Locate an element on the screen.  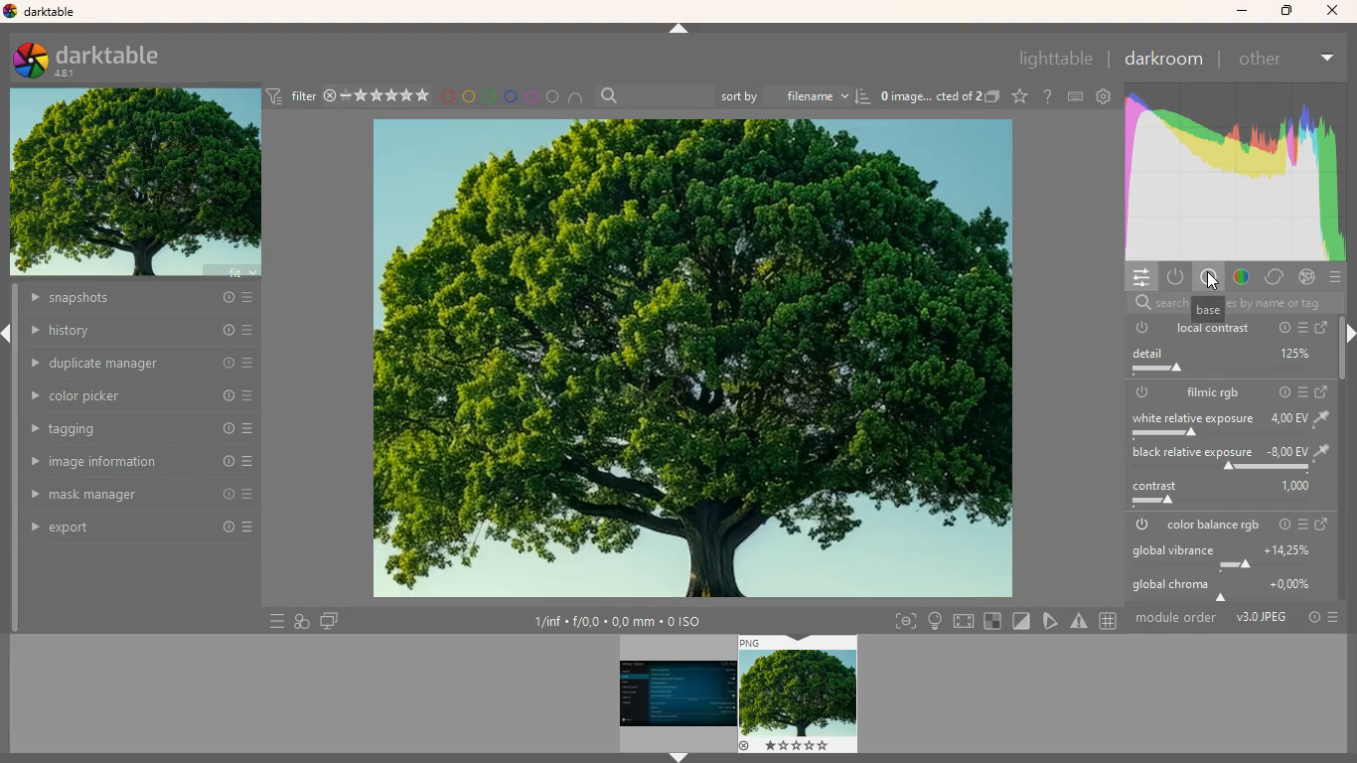
arrow is located at coordinates (678, 756).